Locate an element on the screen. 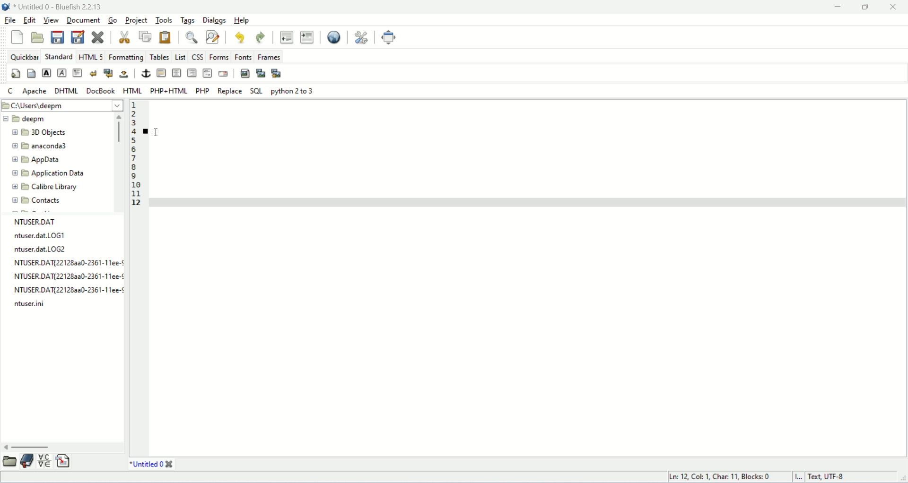 This screenshot has height=483, width=908. title is located at coordinates (152, 464).